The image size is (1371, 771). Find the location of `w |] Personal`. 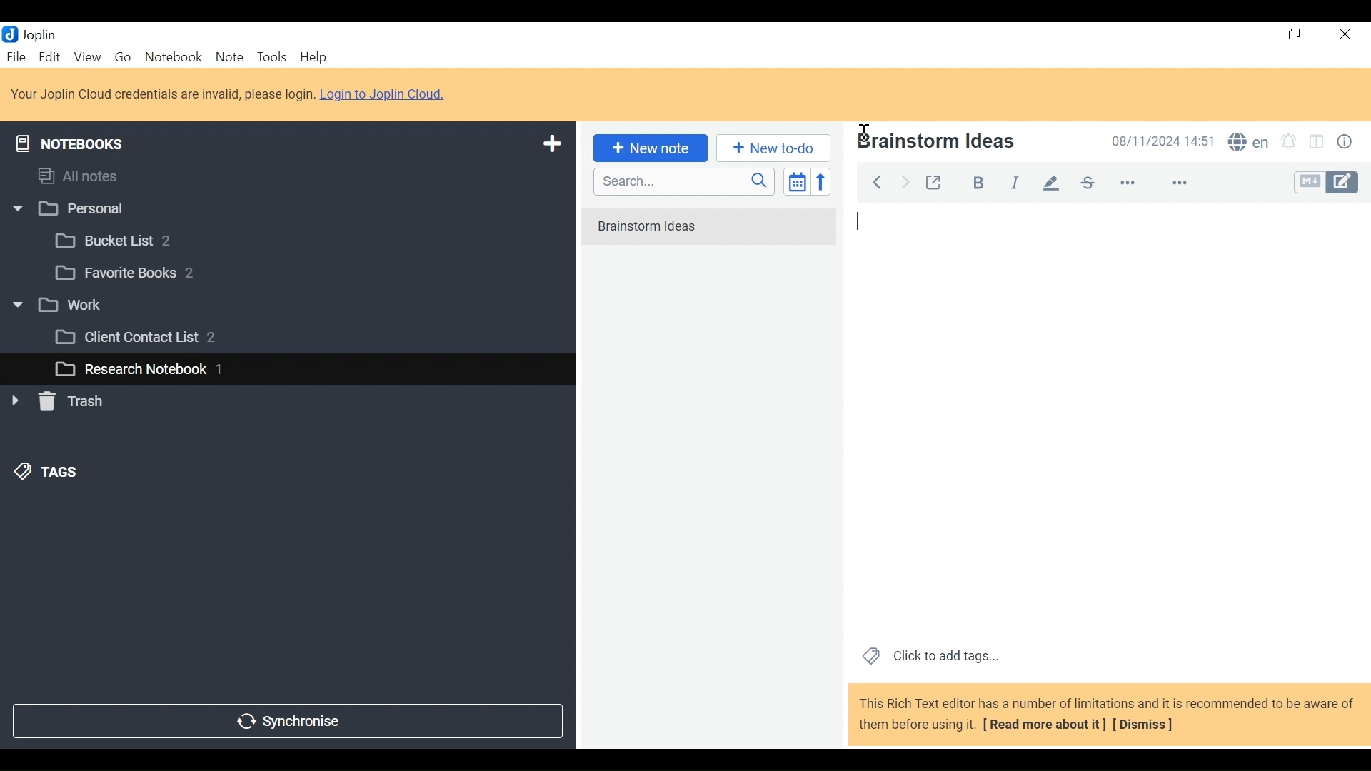

w |] Personal is located at coordinates (76, 210).